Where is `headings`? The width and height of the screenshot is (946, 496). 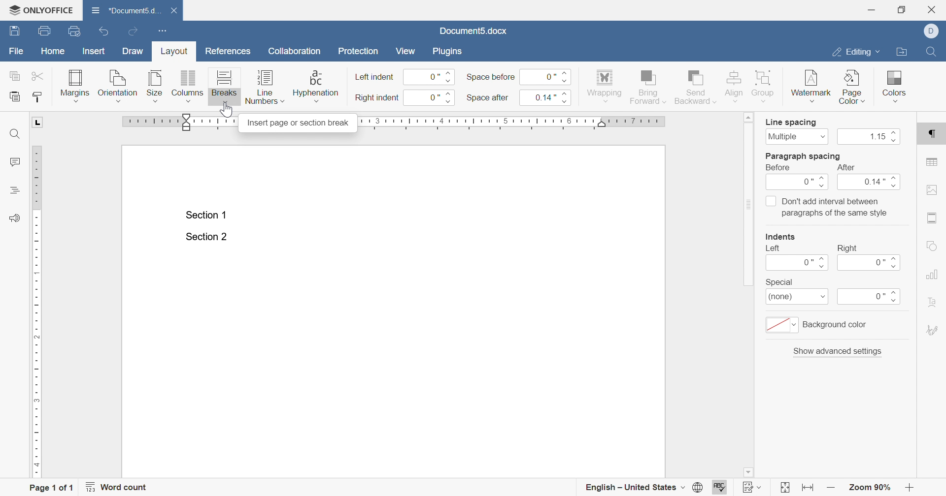
headings is located at coordinates (13, 190).